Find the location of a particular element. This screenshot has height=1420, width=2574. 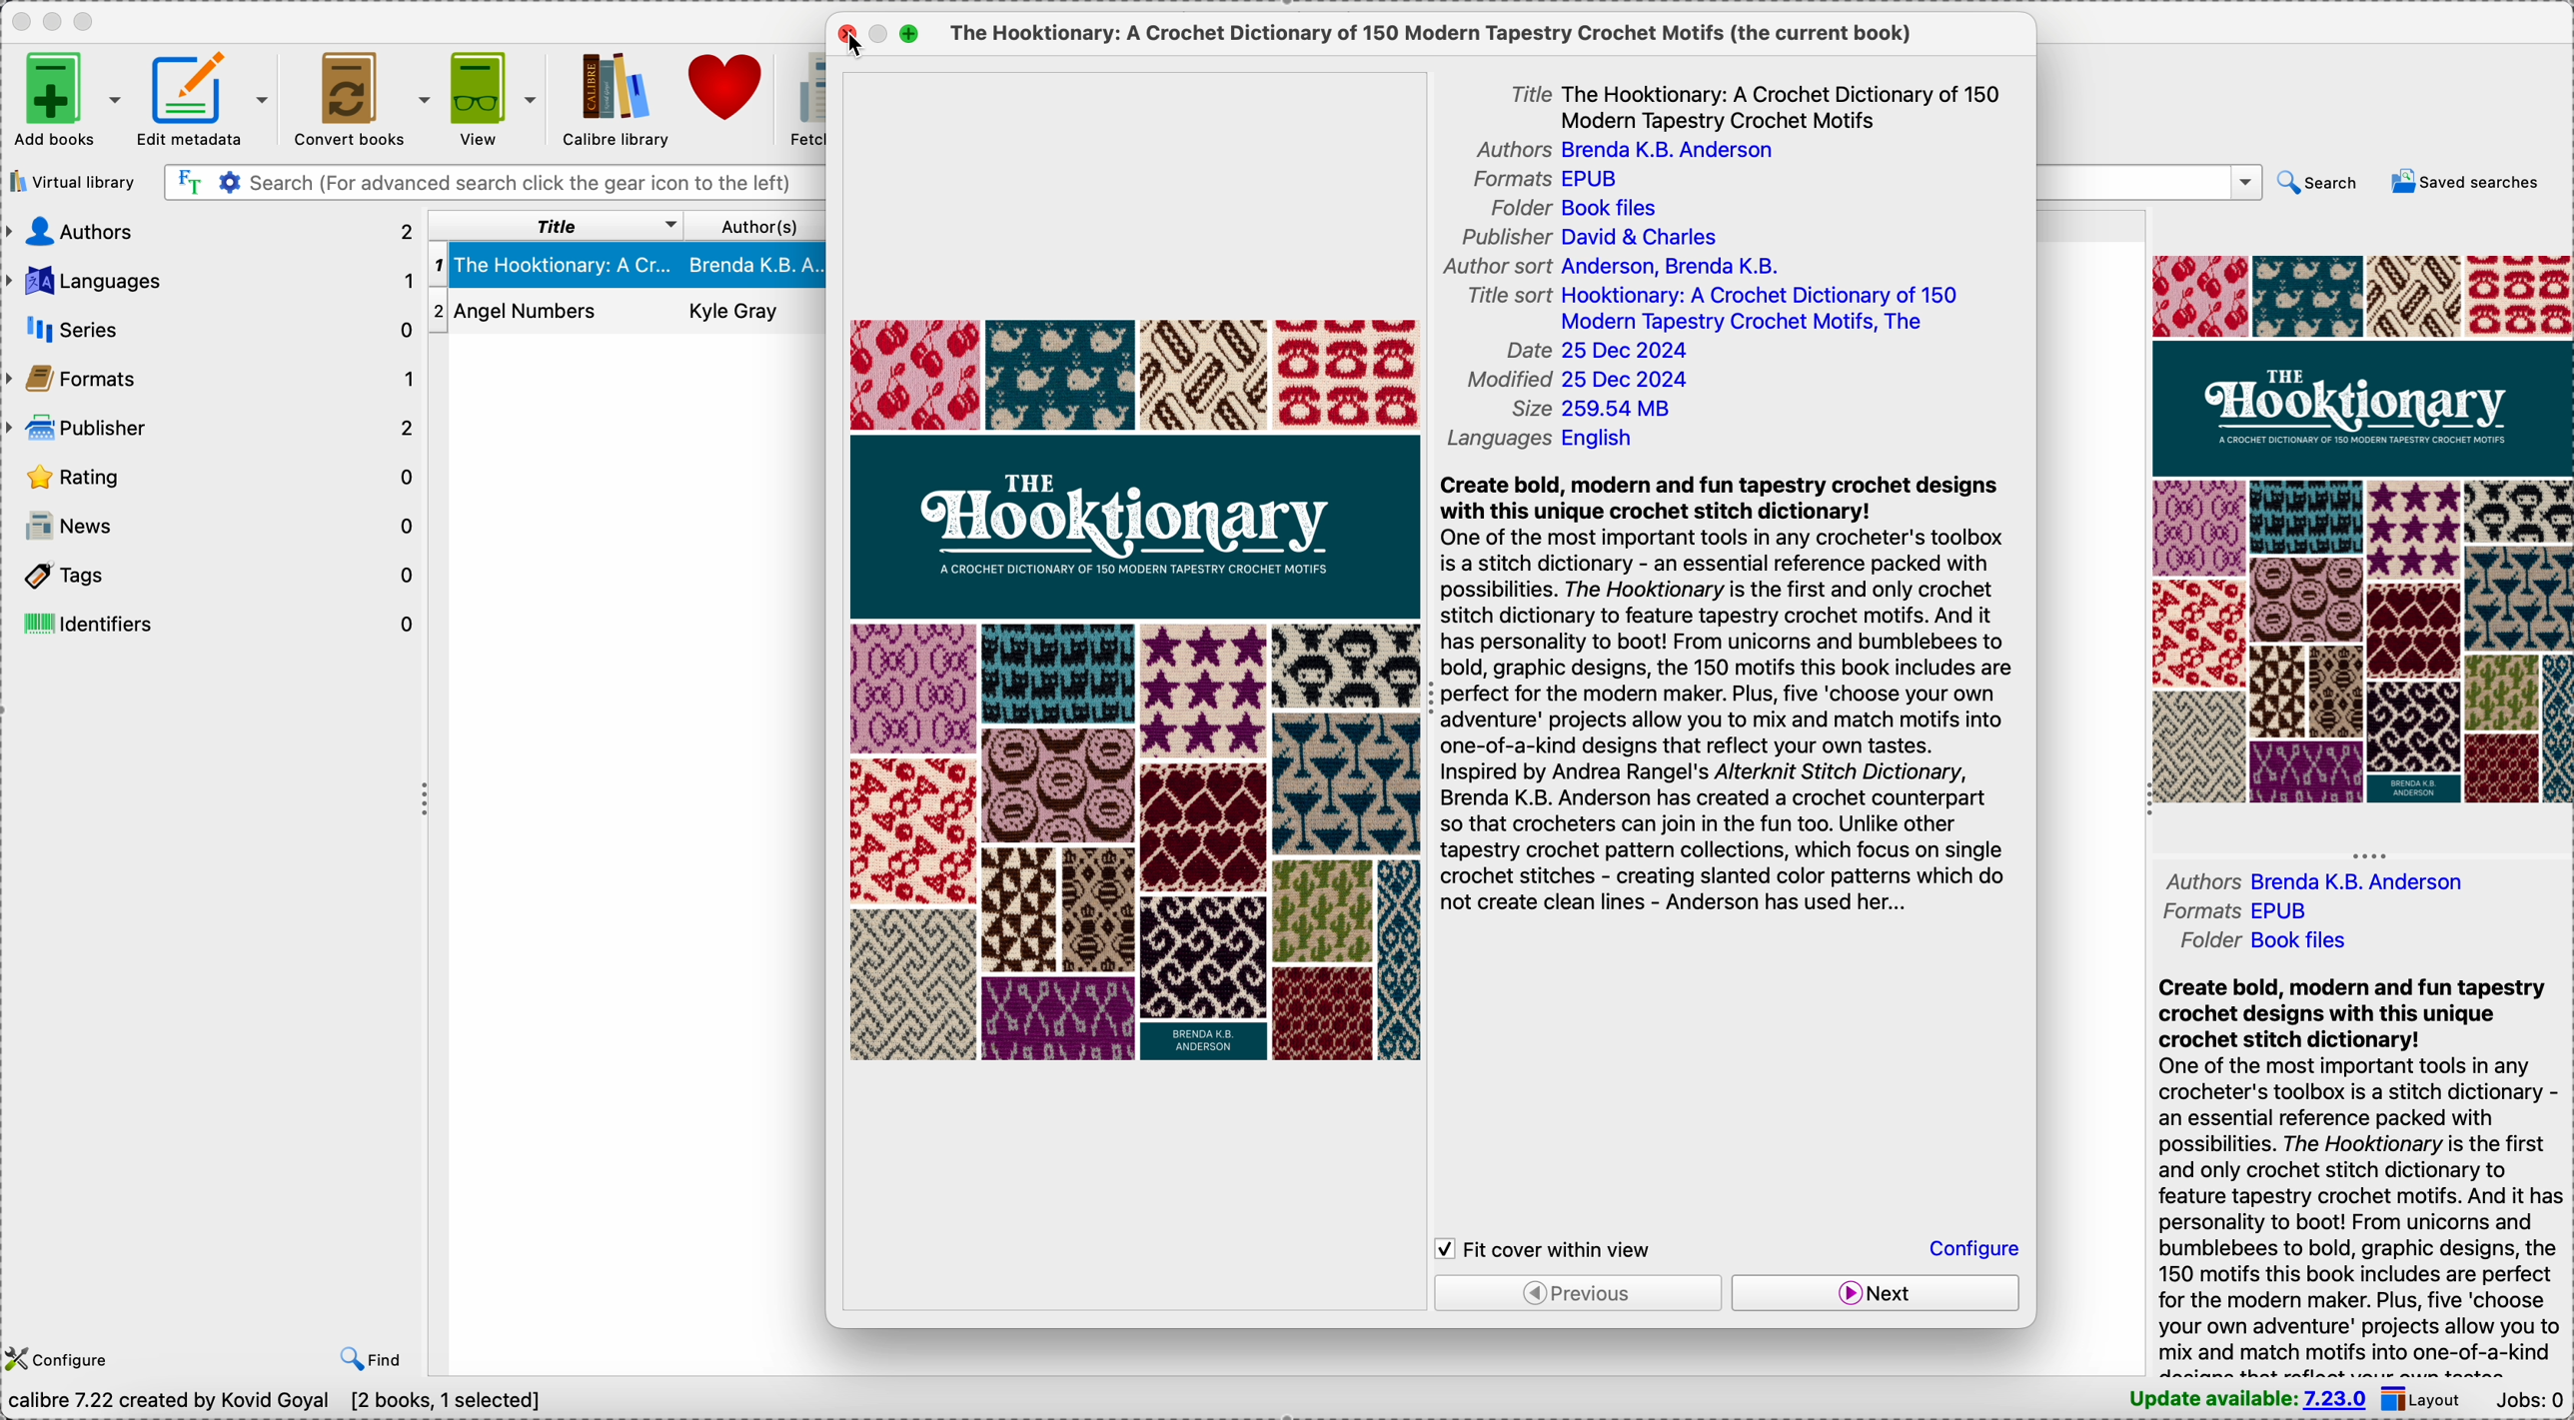

series is located at coordinates (209, 330).